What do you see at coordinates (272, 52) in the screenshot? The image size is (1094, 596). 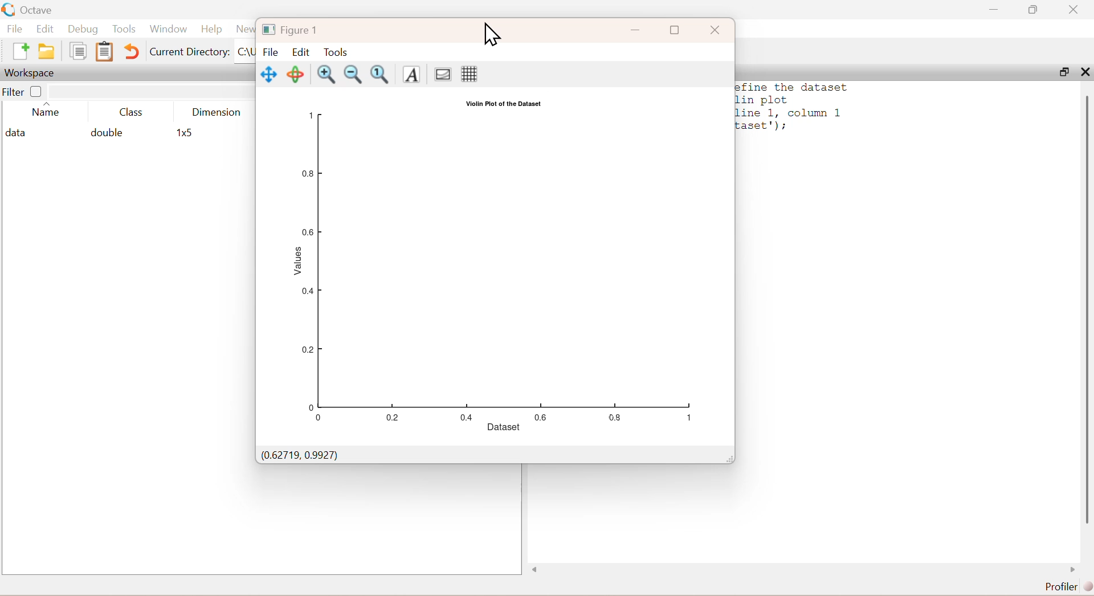 I see `file` at bounding box center [272, 52].